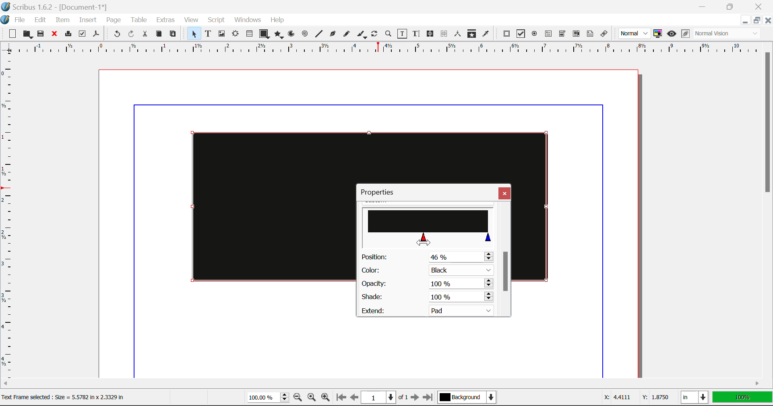 The image size is (773, 406). I want to click on Redo, so click(131, 35).